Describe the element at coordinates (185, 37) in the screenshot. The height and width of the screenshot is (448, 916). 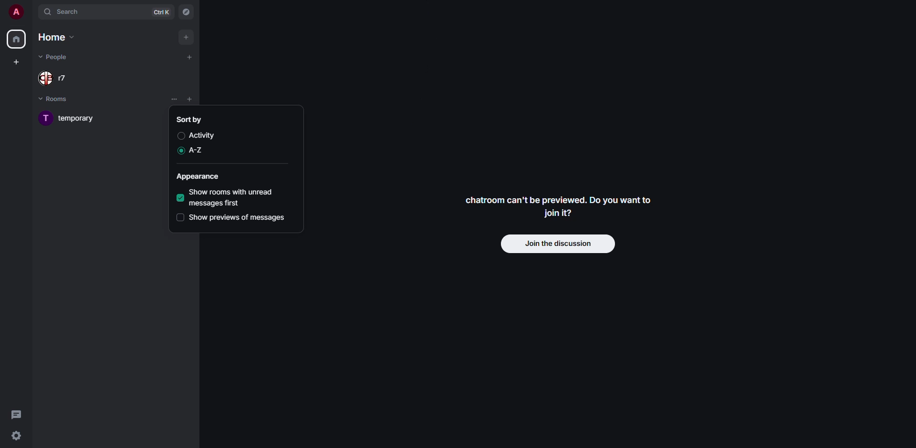
I see `add` at that location.